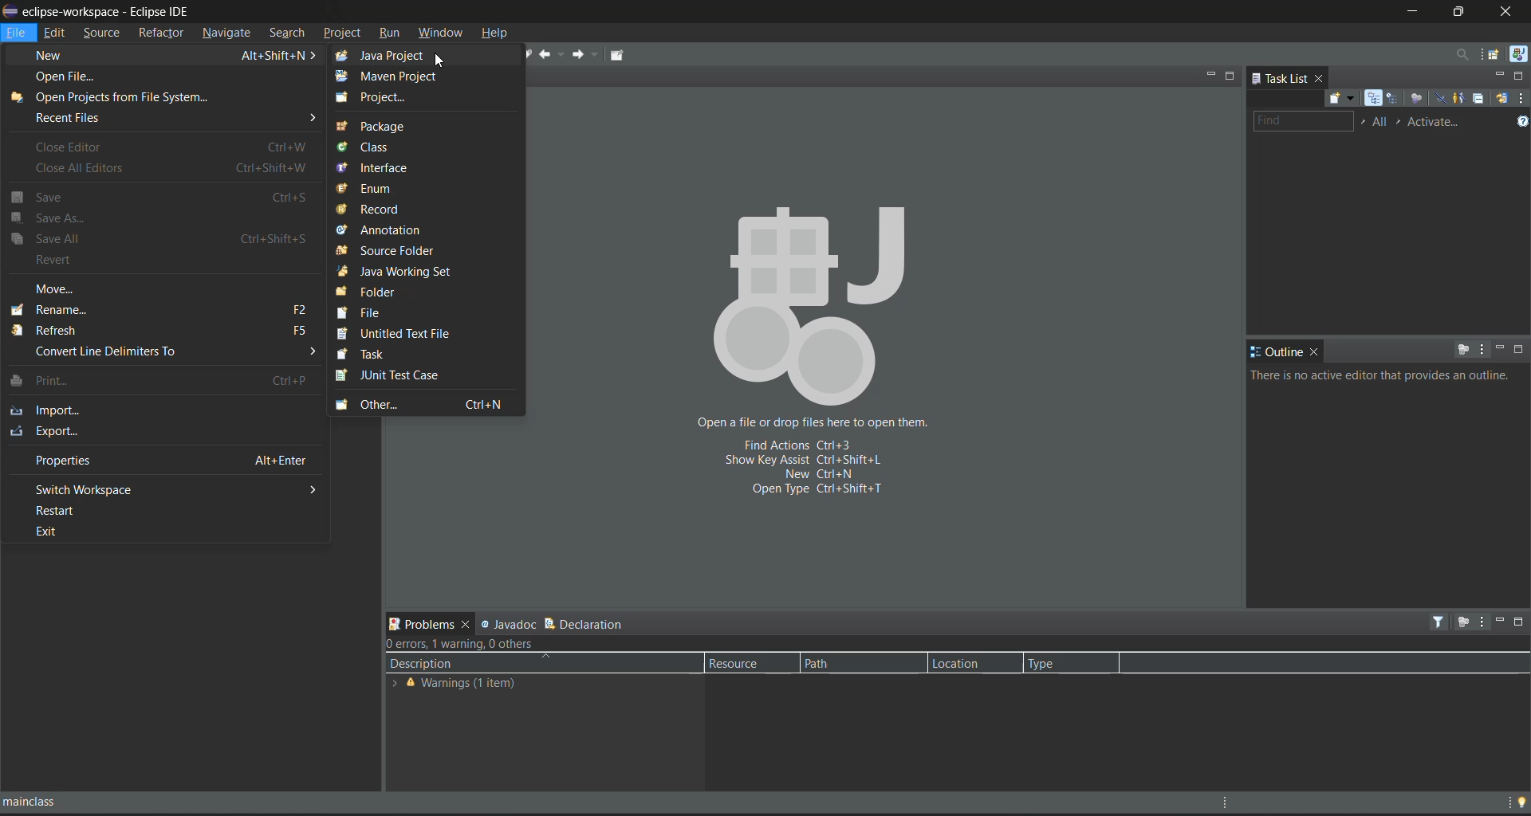 The width and height of the screenshot is (1531, 816). What do you see at coordinates (1520, 349) in the screenshot?
I see `maximize` at bounding box center [1520, 349].